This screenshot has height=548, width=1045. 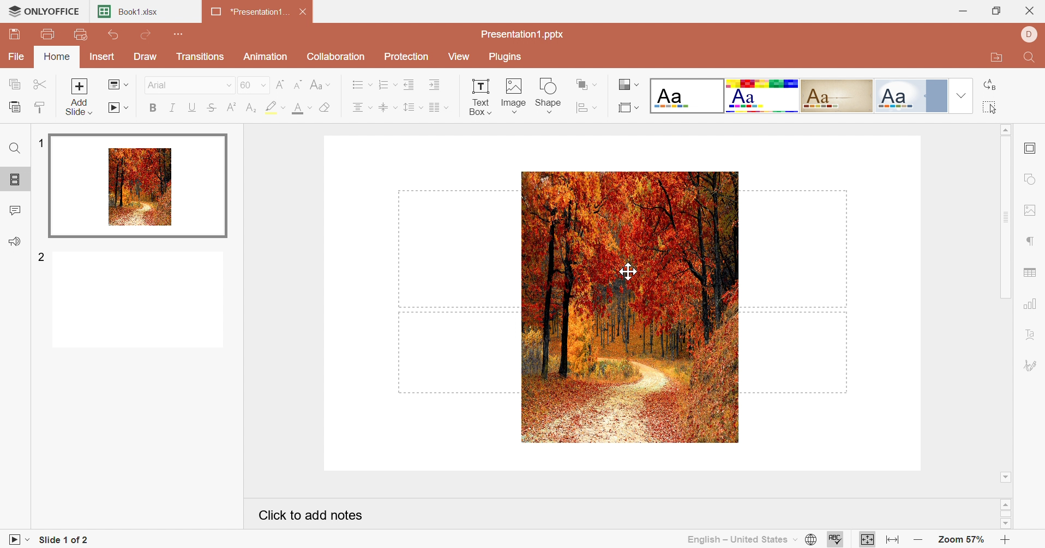 I want to click on Plugins, so click(x=508, y=57).